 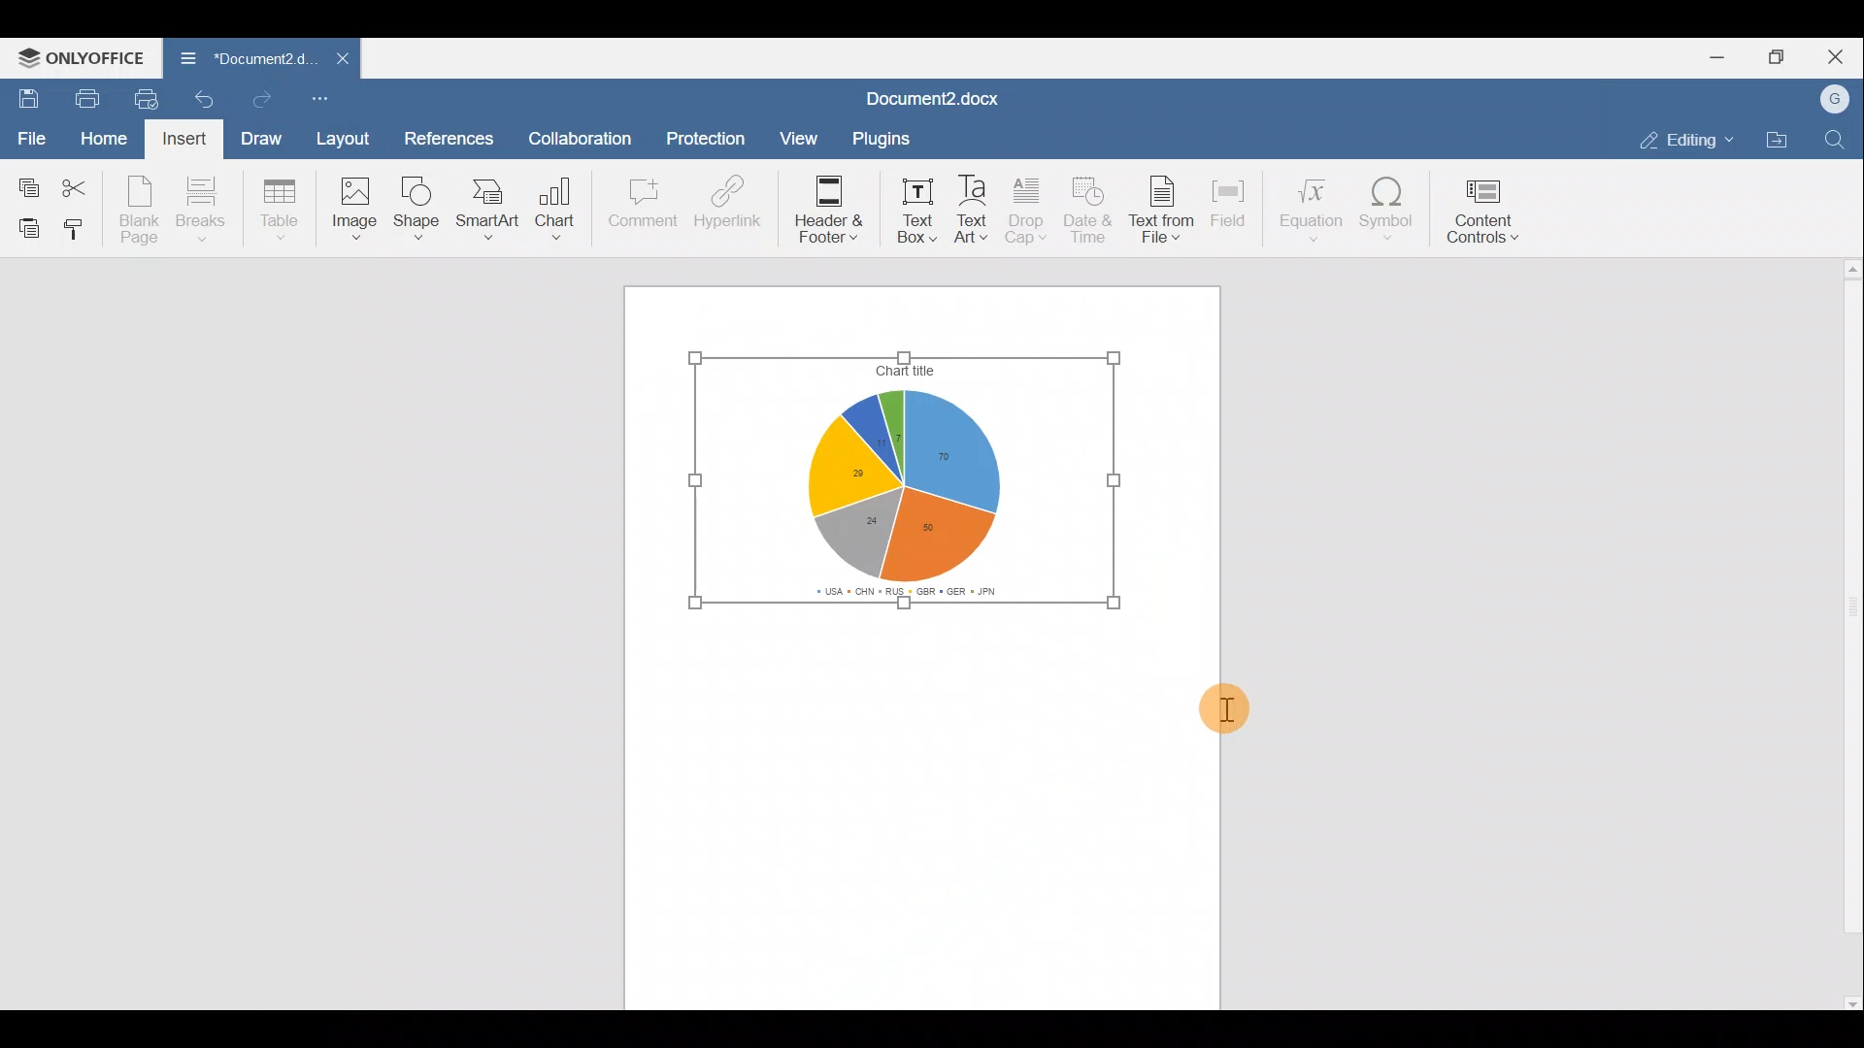 What do you see at coordinates (24, 227) in the screenshot?
I see `Paste` at bounding box center [24, 227].